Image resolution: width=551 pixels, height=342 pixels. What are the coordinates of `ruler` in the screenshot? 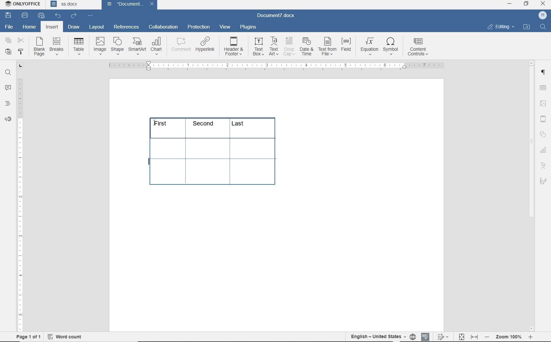 It's located at (275, 66).